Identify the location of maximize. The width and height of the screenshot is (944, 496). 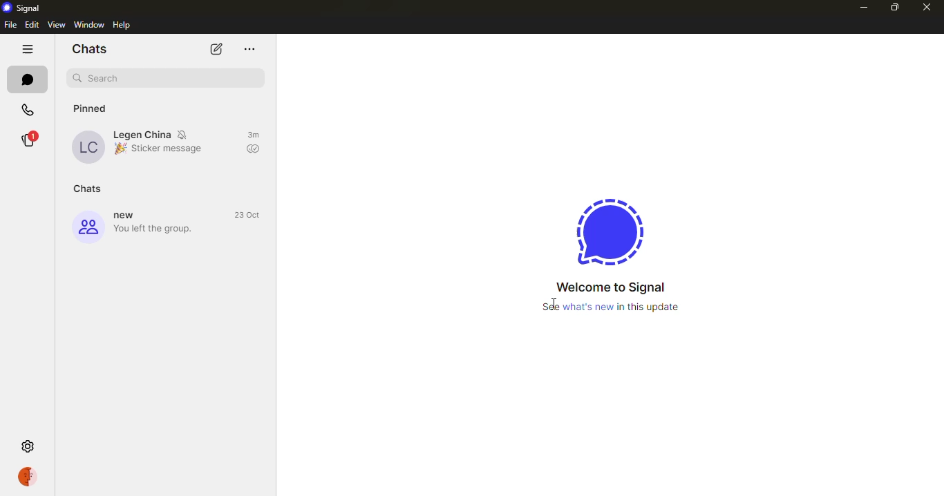
(894, 8).